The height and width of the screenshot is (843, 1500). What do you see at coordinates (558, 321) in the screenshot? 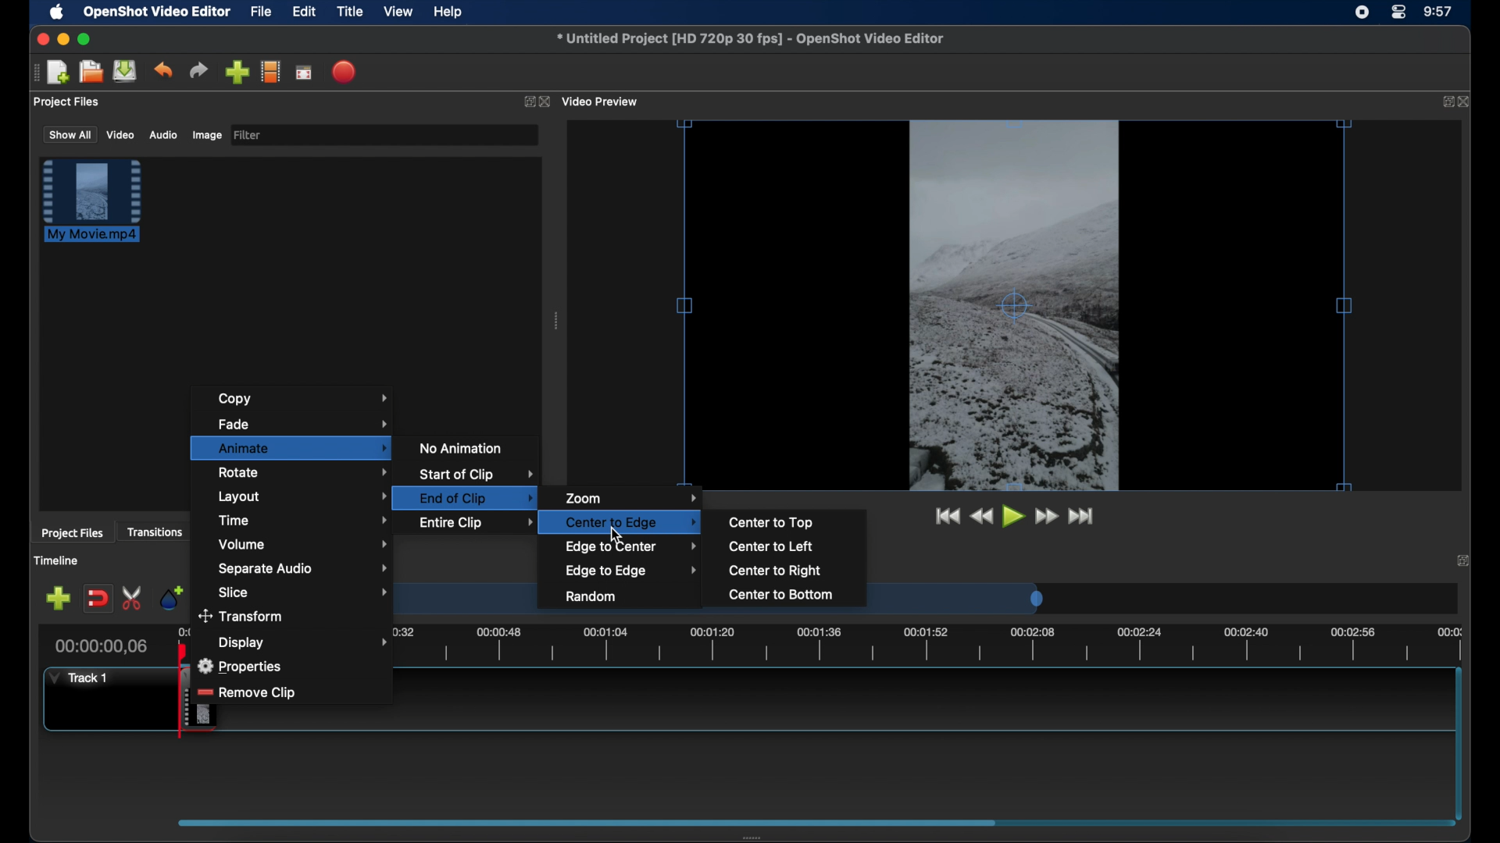
I see `drag handle` at bounding box center [558, 321].